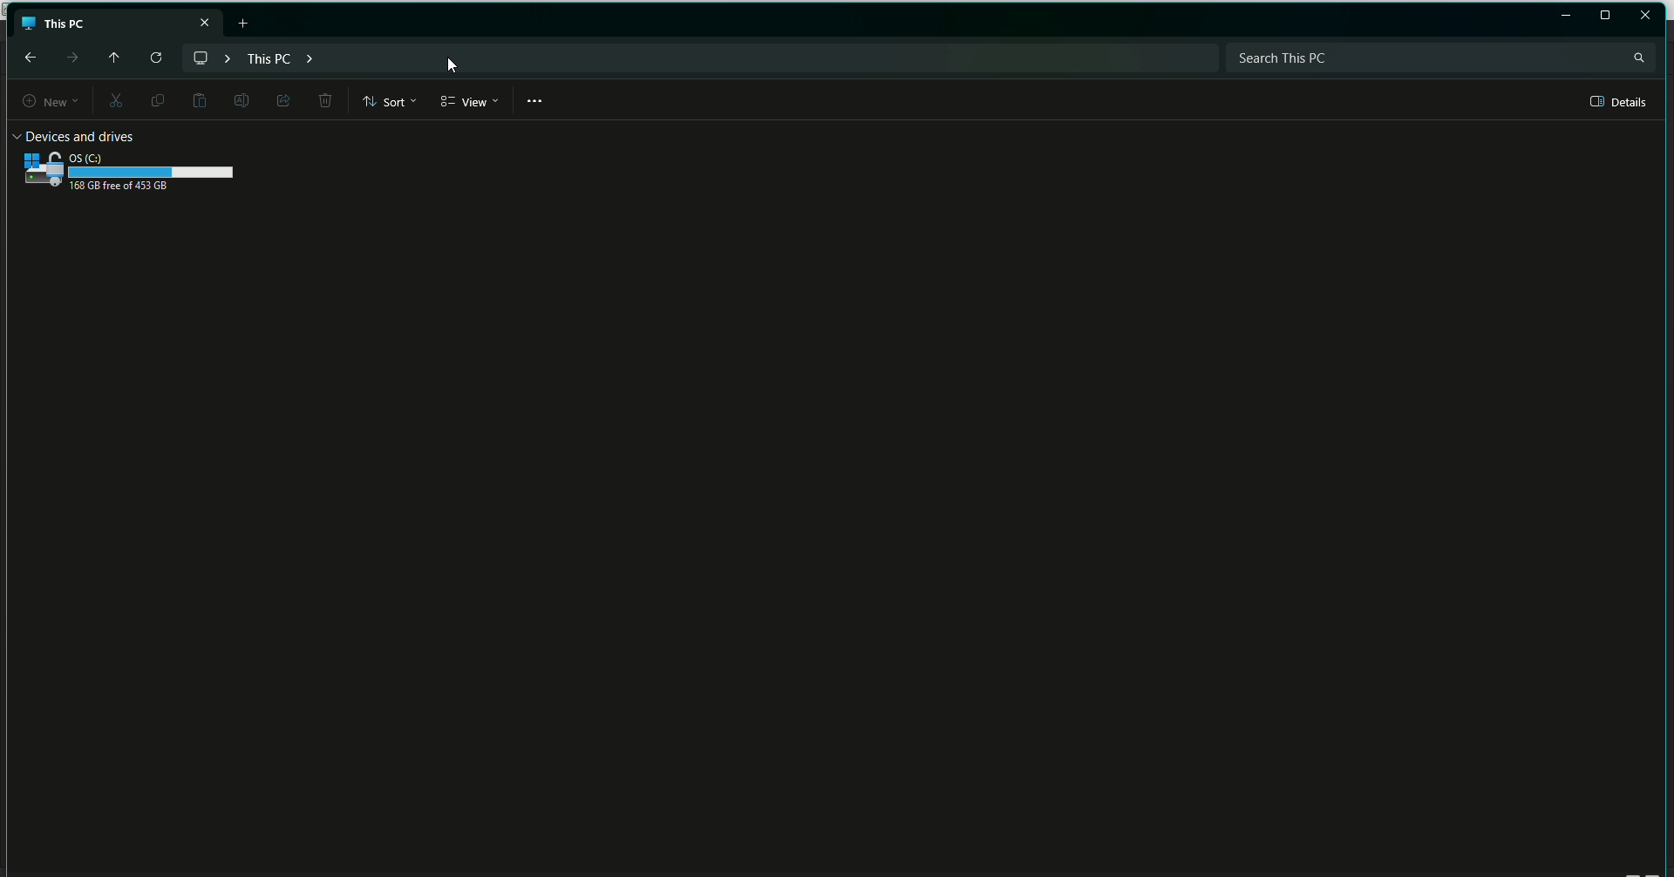  Describe the element at coordinates (246, 23) in the screenshot. I see `New tab` at that location.